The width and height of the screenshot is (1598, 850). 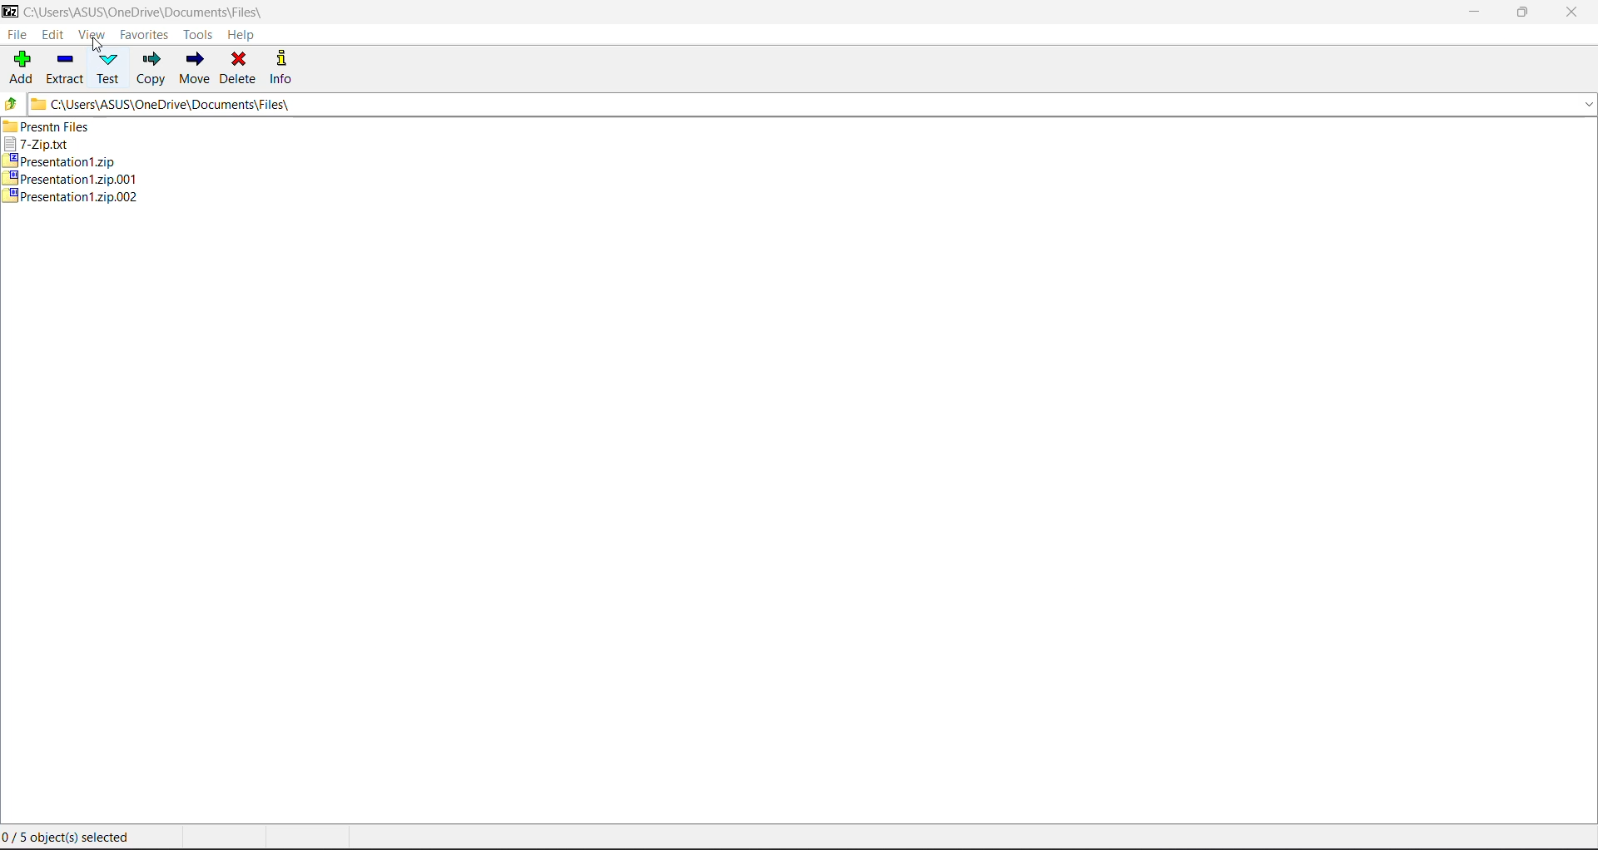 What do you see at coordinates (1471, 10) in the screenshot?
I see `Minimize` at bounding box center [1471, 10].